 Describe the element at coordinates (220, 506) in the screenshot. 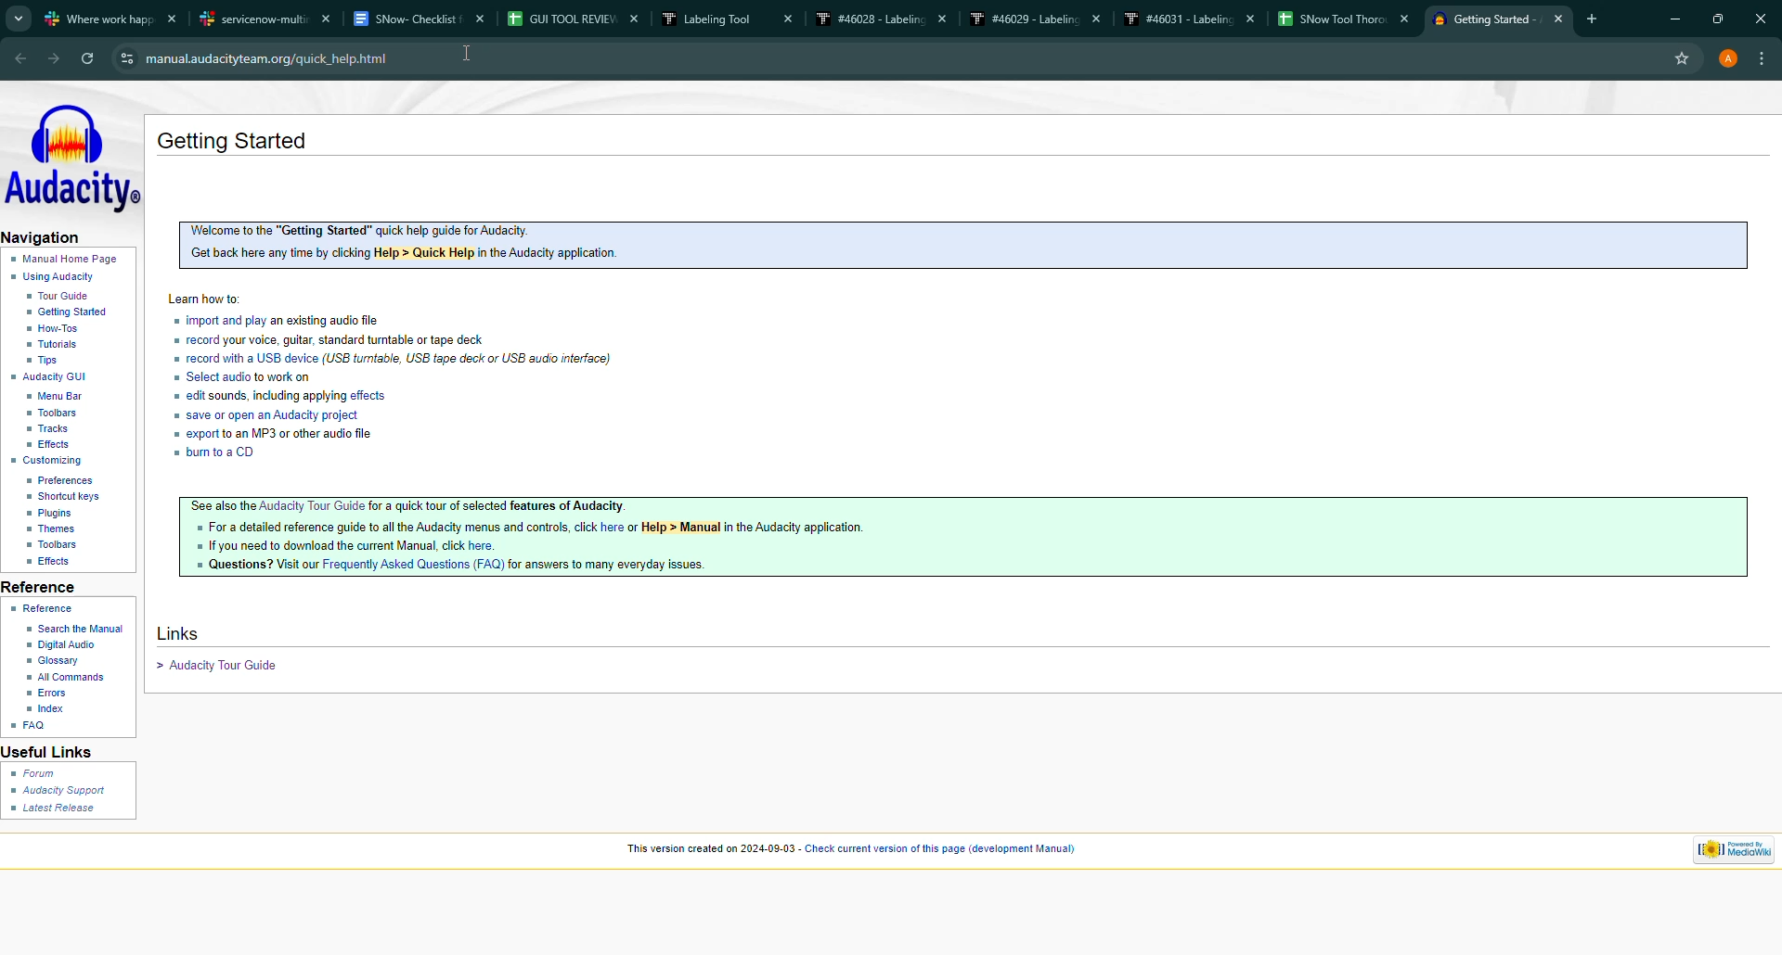

I see `See also the` at that location.